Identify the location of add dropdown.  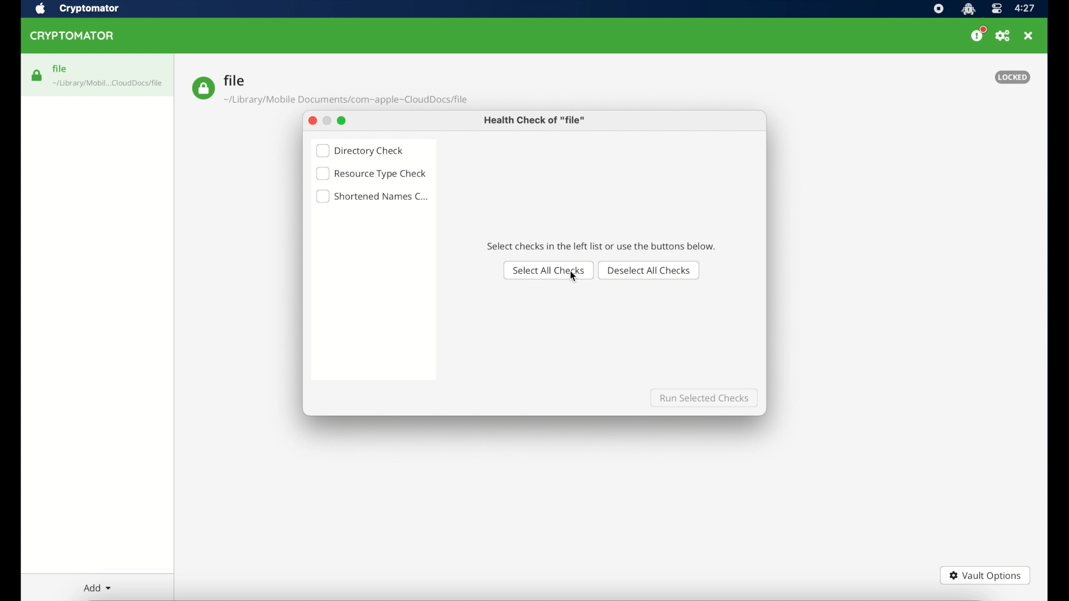
(96, 588).